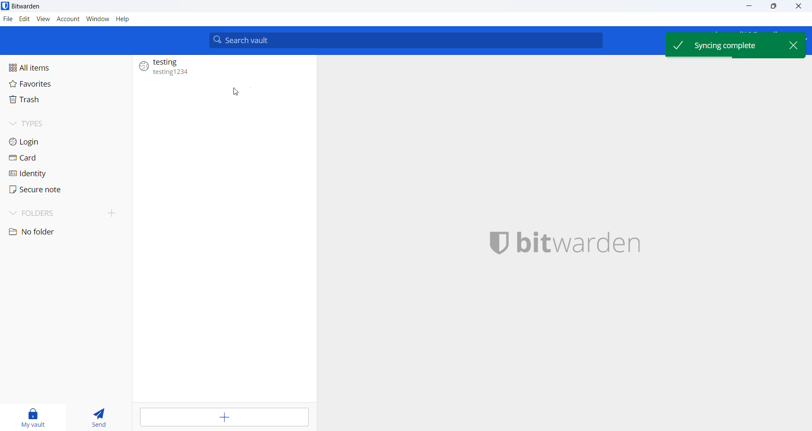 The width and height of the screenshot is (812, 431). Describe the element at coordinates (747, 8) in the screenshot. I see `minimize` at that location.